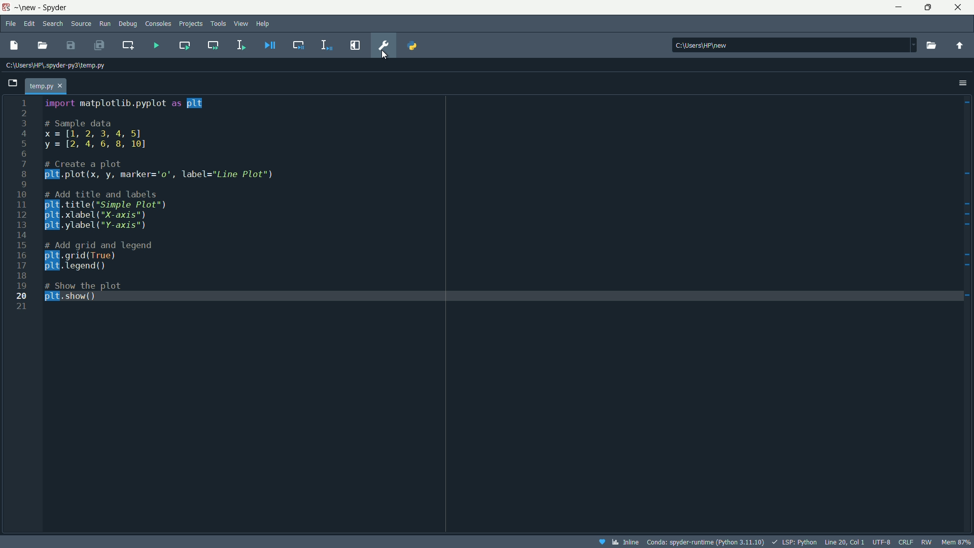 The image size is (974, 548). I want to click on rw, so click(929, 542).